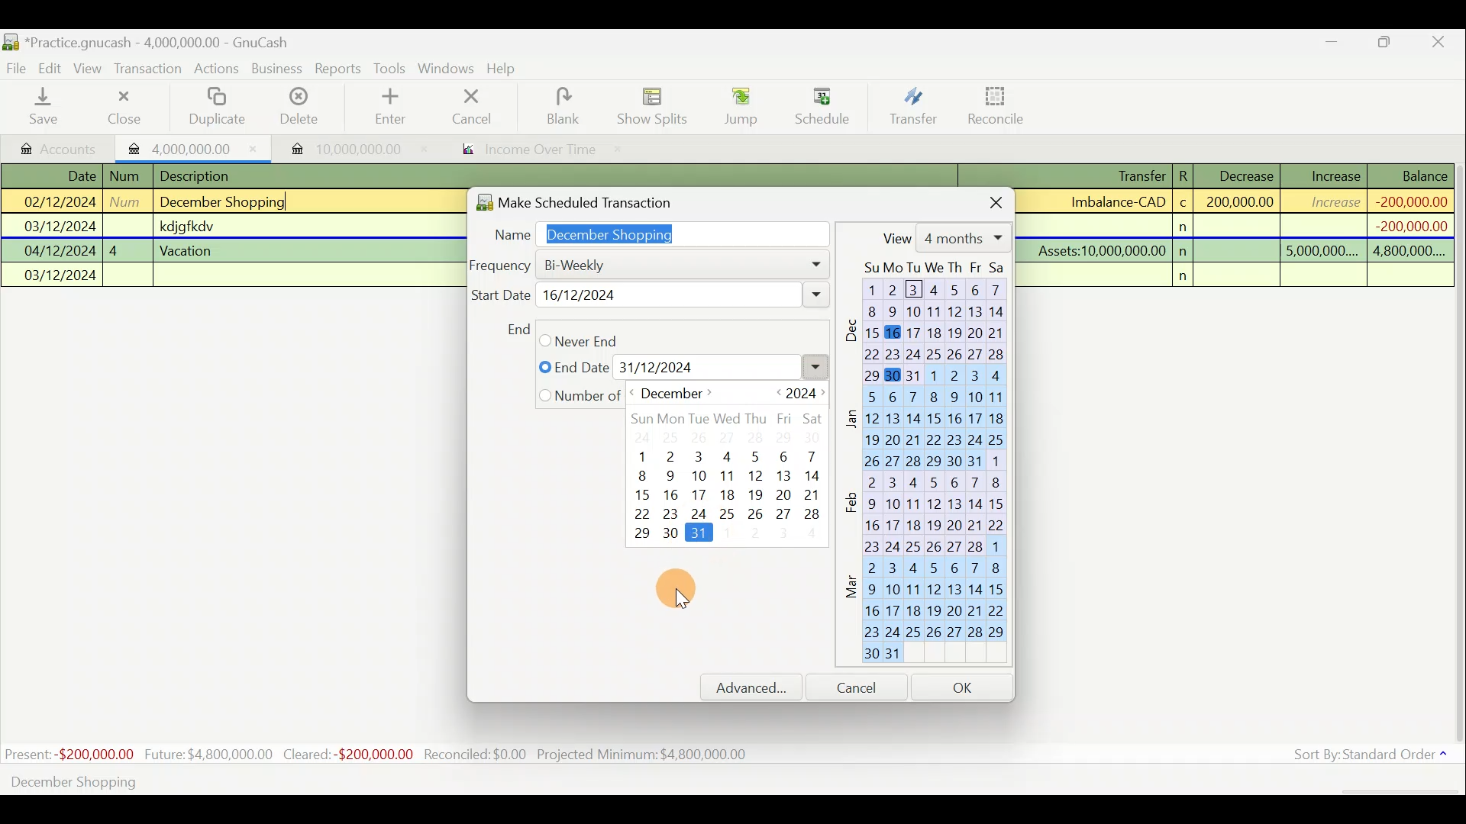 Image resolution: width=1466 pixels, height=824 pixels. I want to click on Blank, so click(560, 107).